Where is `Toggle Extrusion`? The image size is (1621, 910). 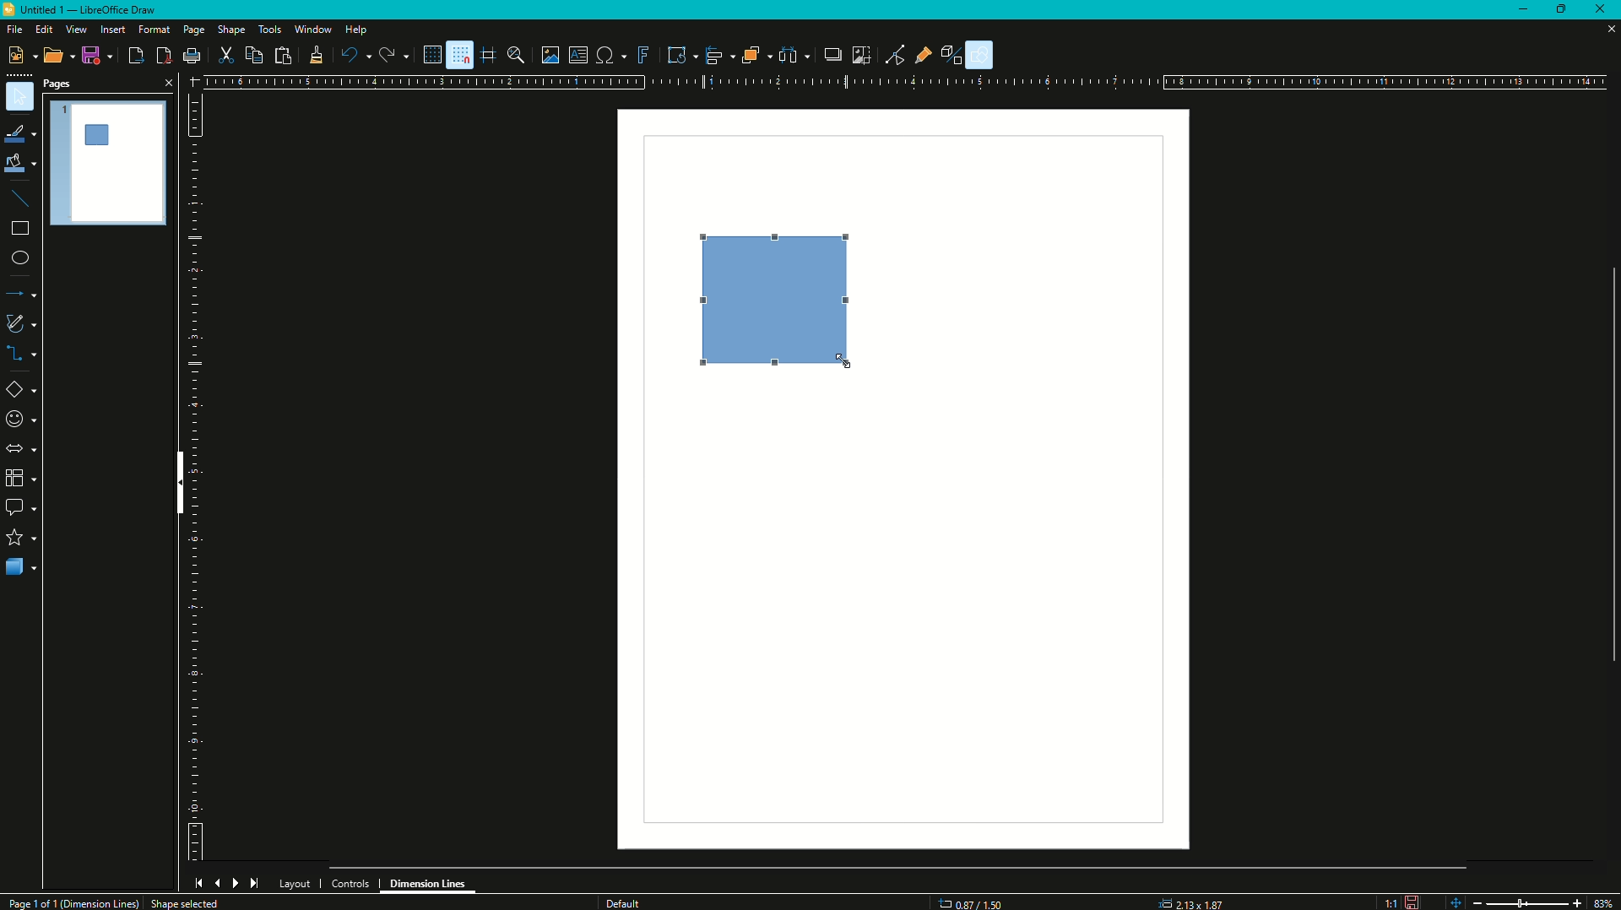 Toggle Extrusion is located at coordinates (956, 53).